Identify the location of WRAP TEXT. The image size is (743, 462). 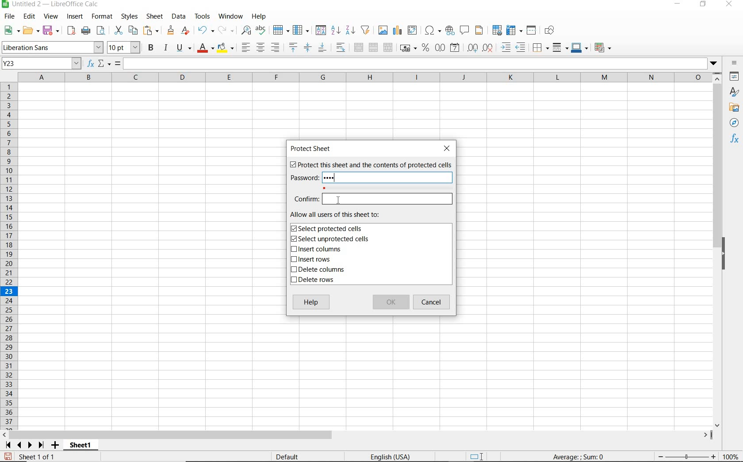
(341, 48).